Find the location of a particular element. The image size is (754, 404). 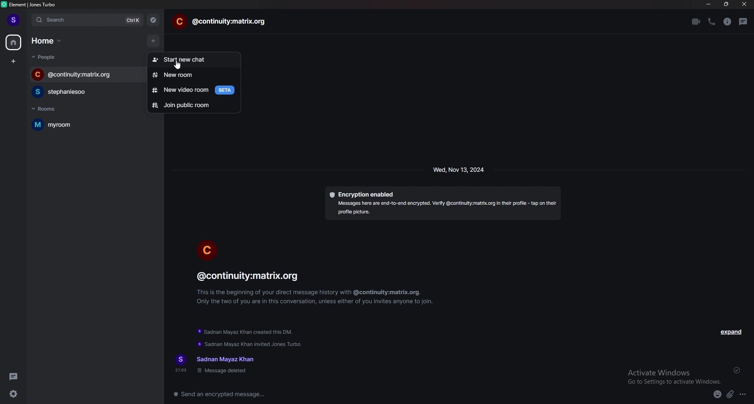

new room is located at coordinates (196, 75).